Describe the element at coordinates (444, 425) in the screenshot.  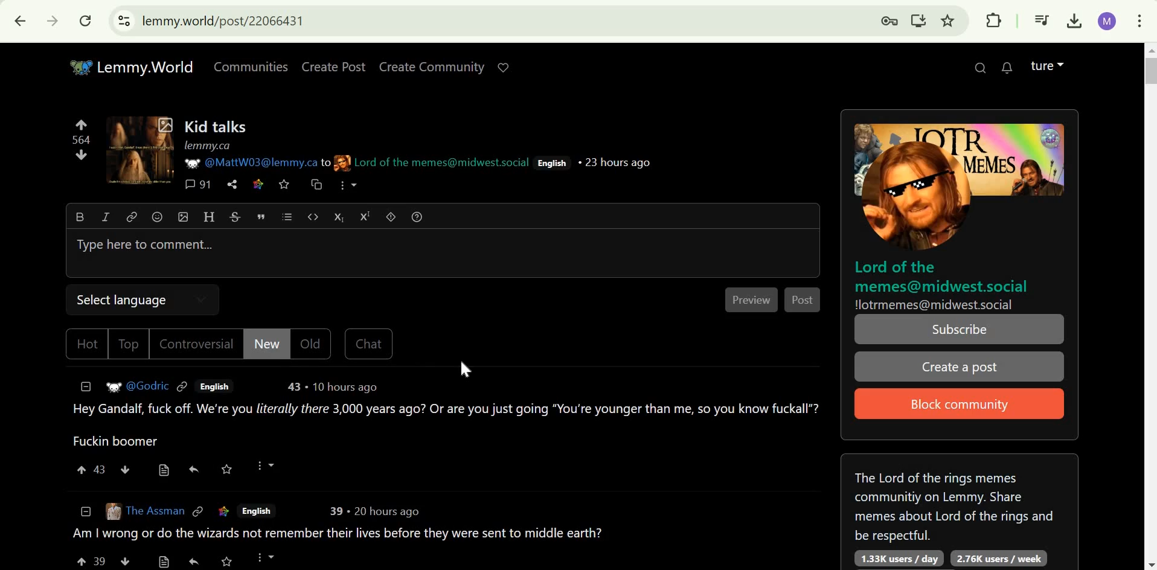
I see `Comment` at that location.